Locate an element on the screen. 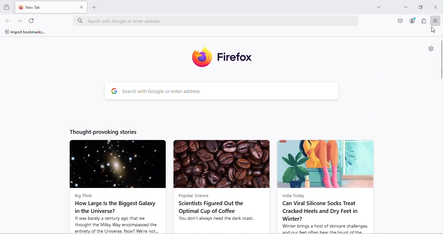 Image resolution: width=443 pixels, height=234 pixels. Account is located at coordinates (413, 21).